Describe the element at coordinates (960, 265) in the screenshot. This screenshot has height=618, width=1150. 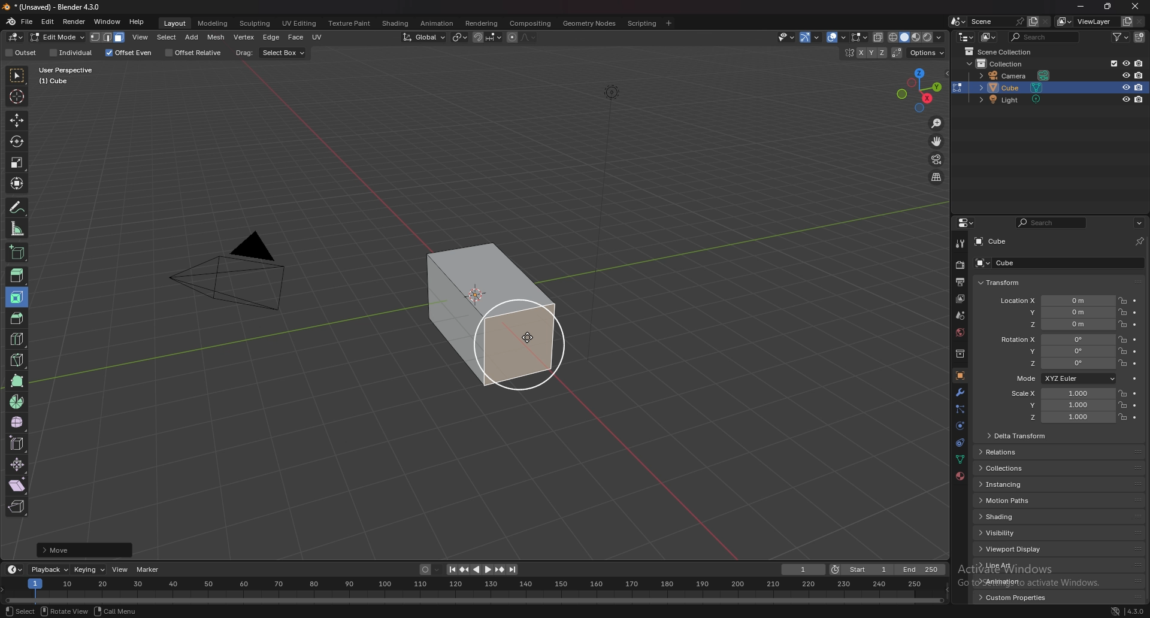
I see `render` at that location.